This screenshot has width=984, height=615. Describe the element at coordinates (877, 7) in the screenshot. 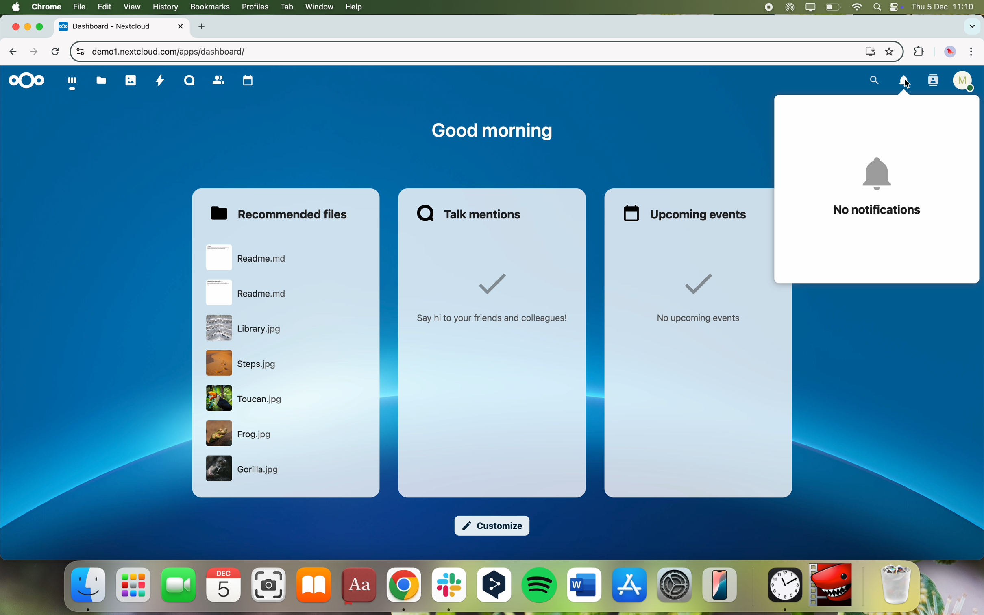

I see `spotlight search` at that location.